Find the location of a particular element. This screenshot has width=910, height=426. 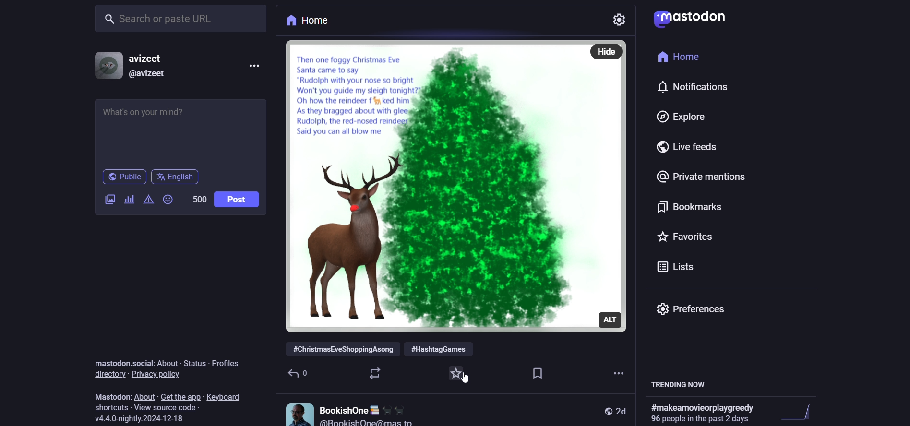

preferences is located at coordinates (692, 305).